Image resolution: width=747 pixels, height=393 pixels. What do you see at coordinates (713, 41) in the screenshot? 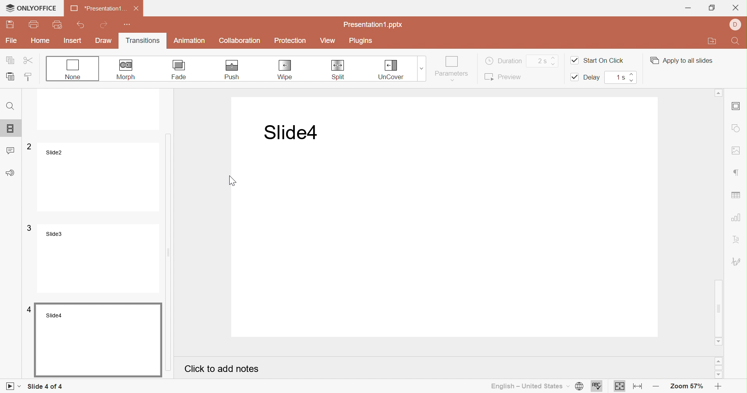
I see `Open file location` at bounding box center [713, 41].